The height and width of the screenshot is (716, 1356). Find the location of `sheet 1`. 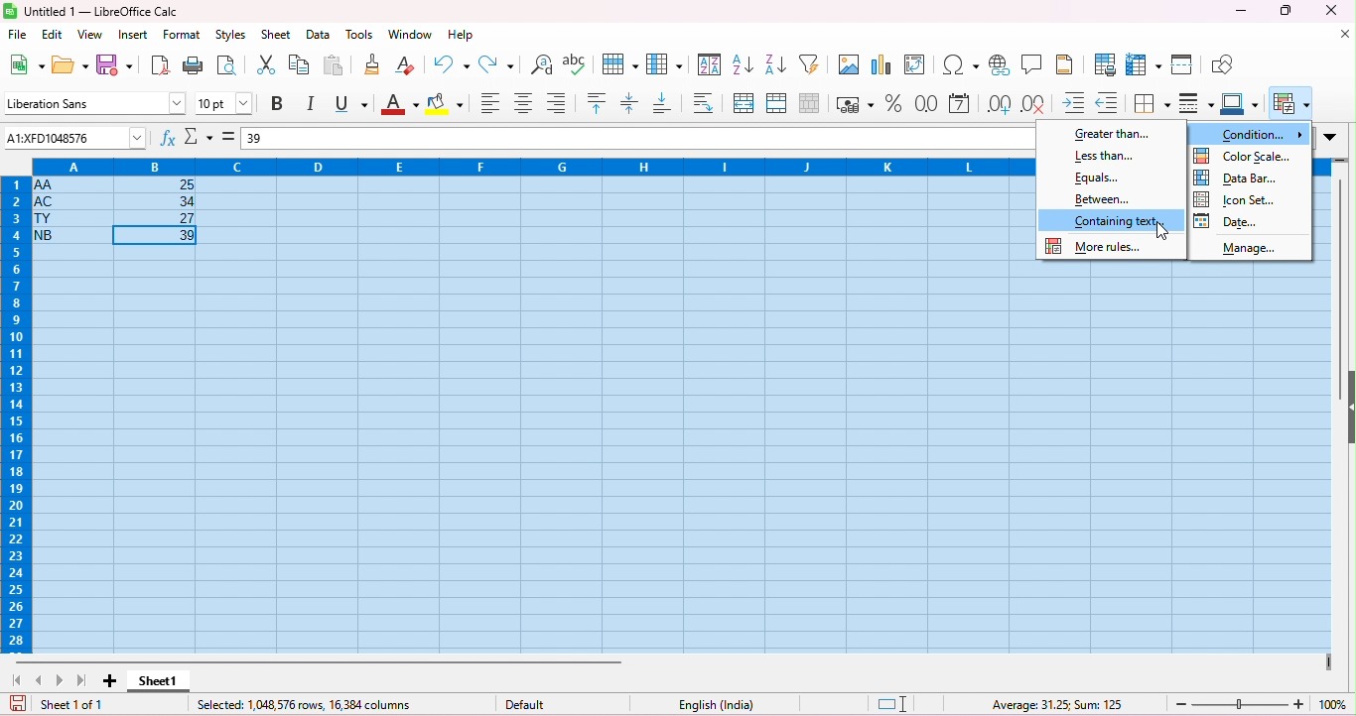

sheet 1 is located at coordinates (162, 683).